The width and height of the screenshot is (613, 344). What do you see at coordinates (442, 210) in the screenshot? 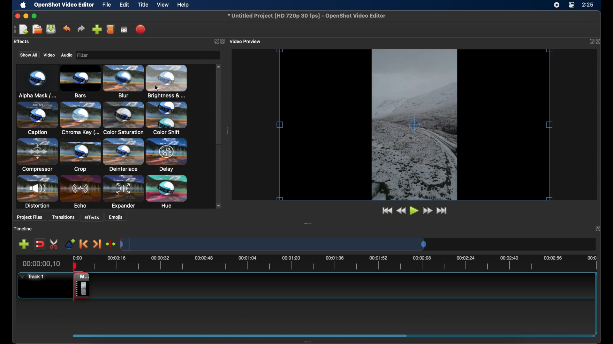
I see `jump to end` at bounding box center [442, 210].